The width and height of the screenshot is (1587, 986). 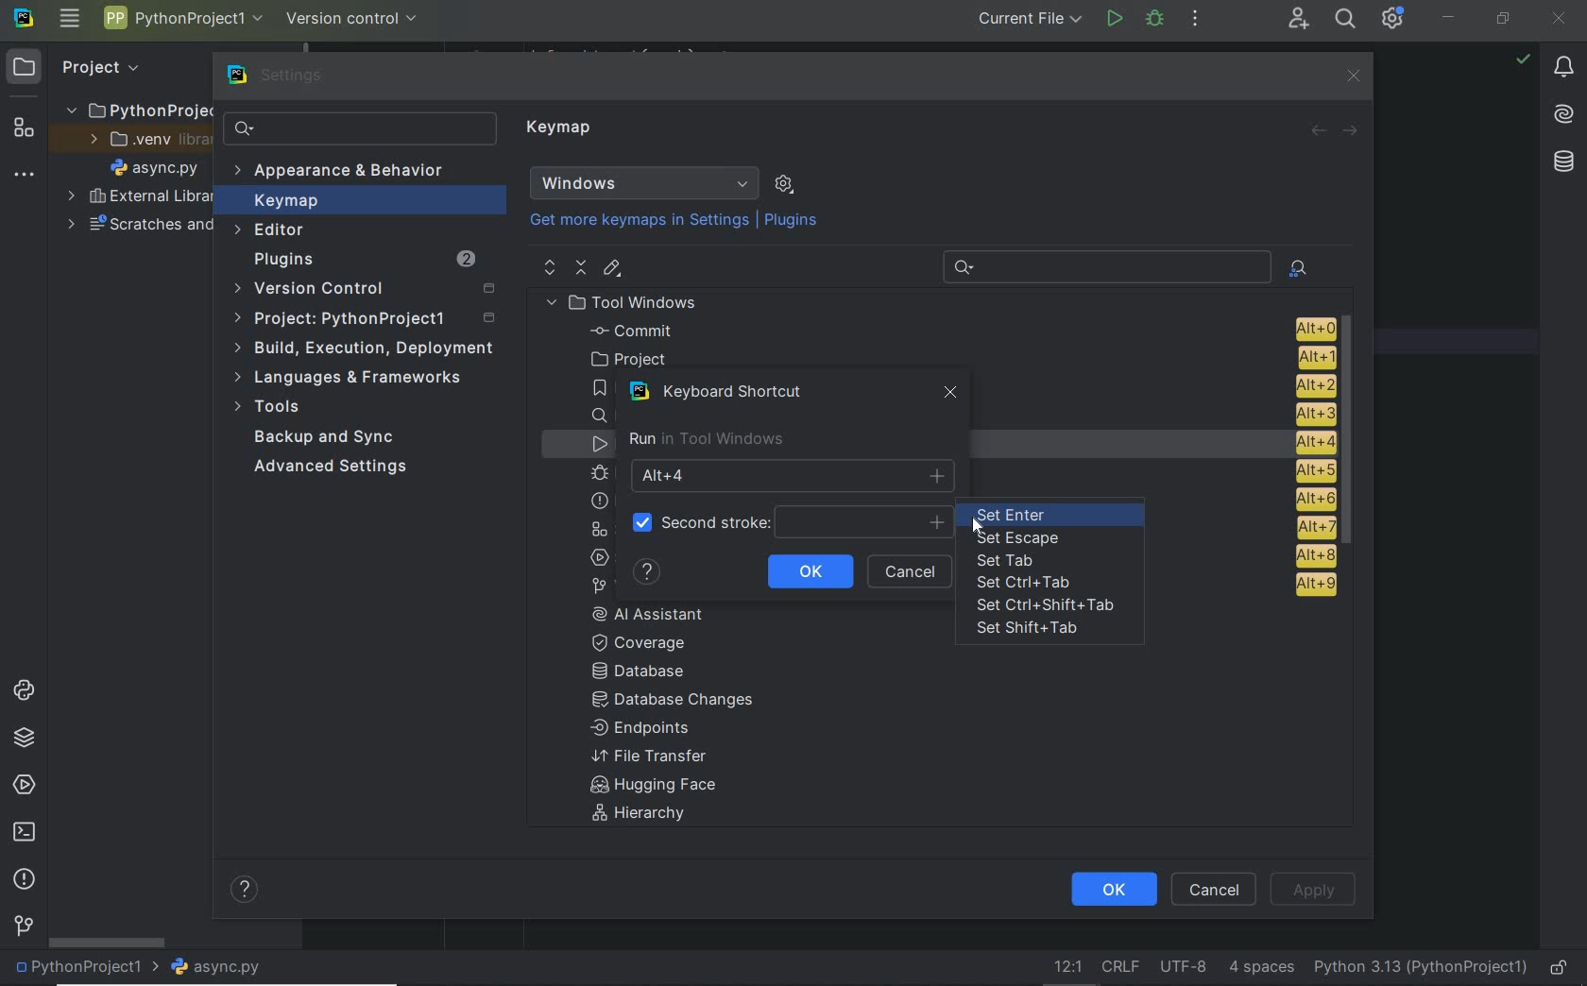 What do you see at coordinates (913, 572) in the screenshot?
I see `cancel` at bounding box center [913, 572].